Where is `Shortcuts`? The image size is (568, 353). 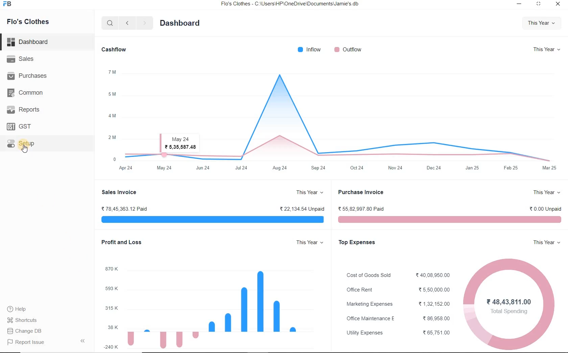
Shortcuts is located at coordinates (28, 320).